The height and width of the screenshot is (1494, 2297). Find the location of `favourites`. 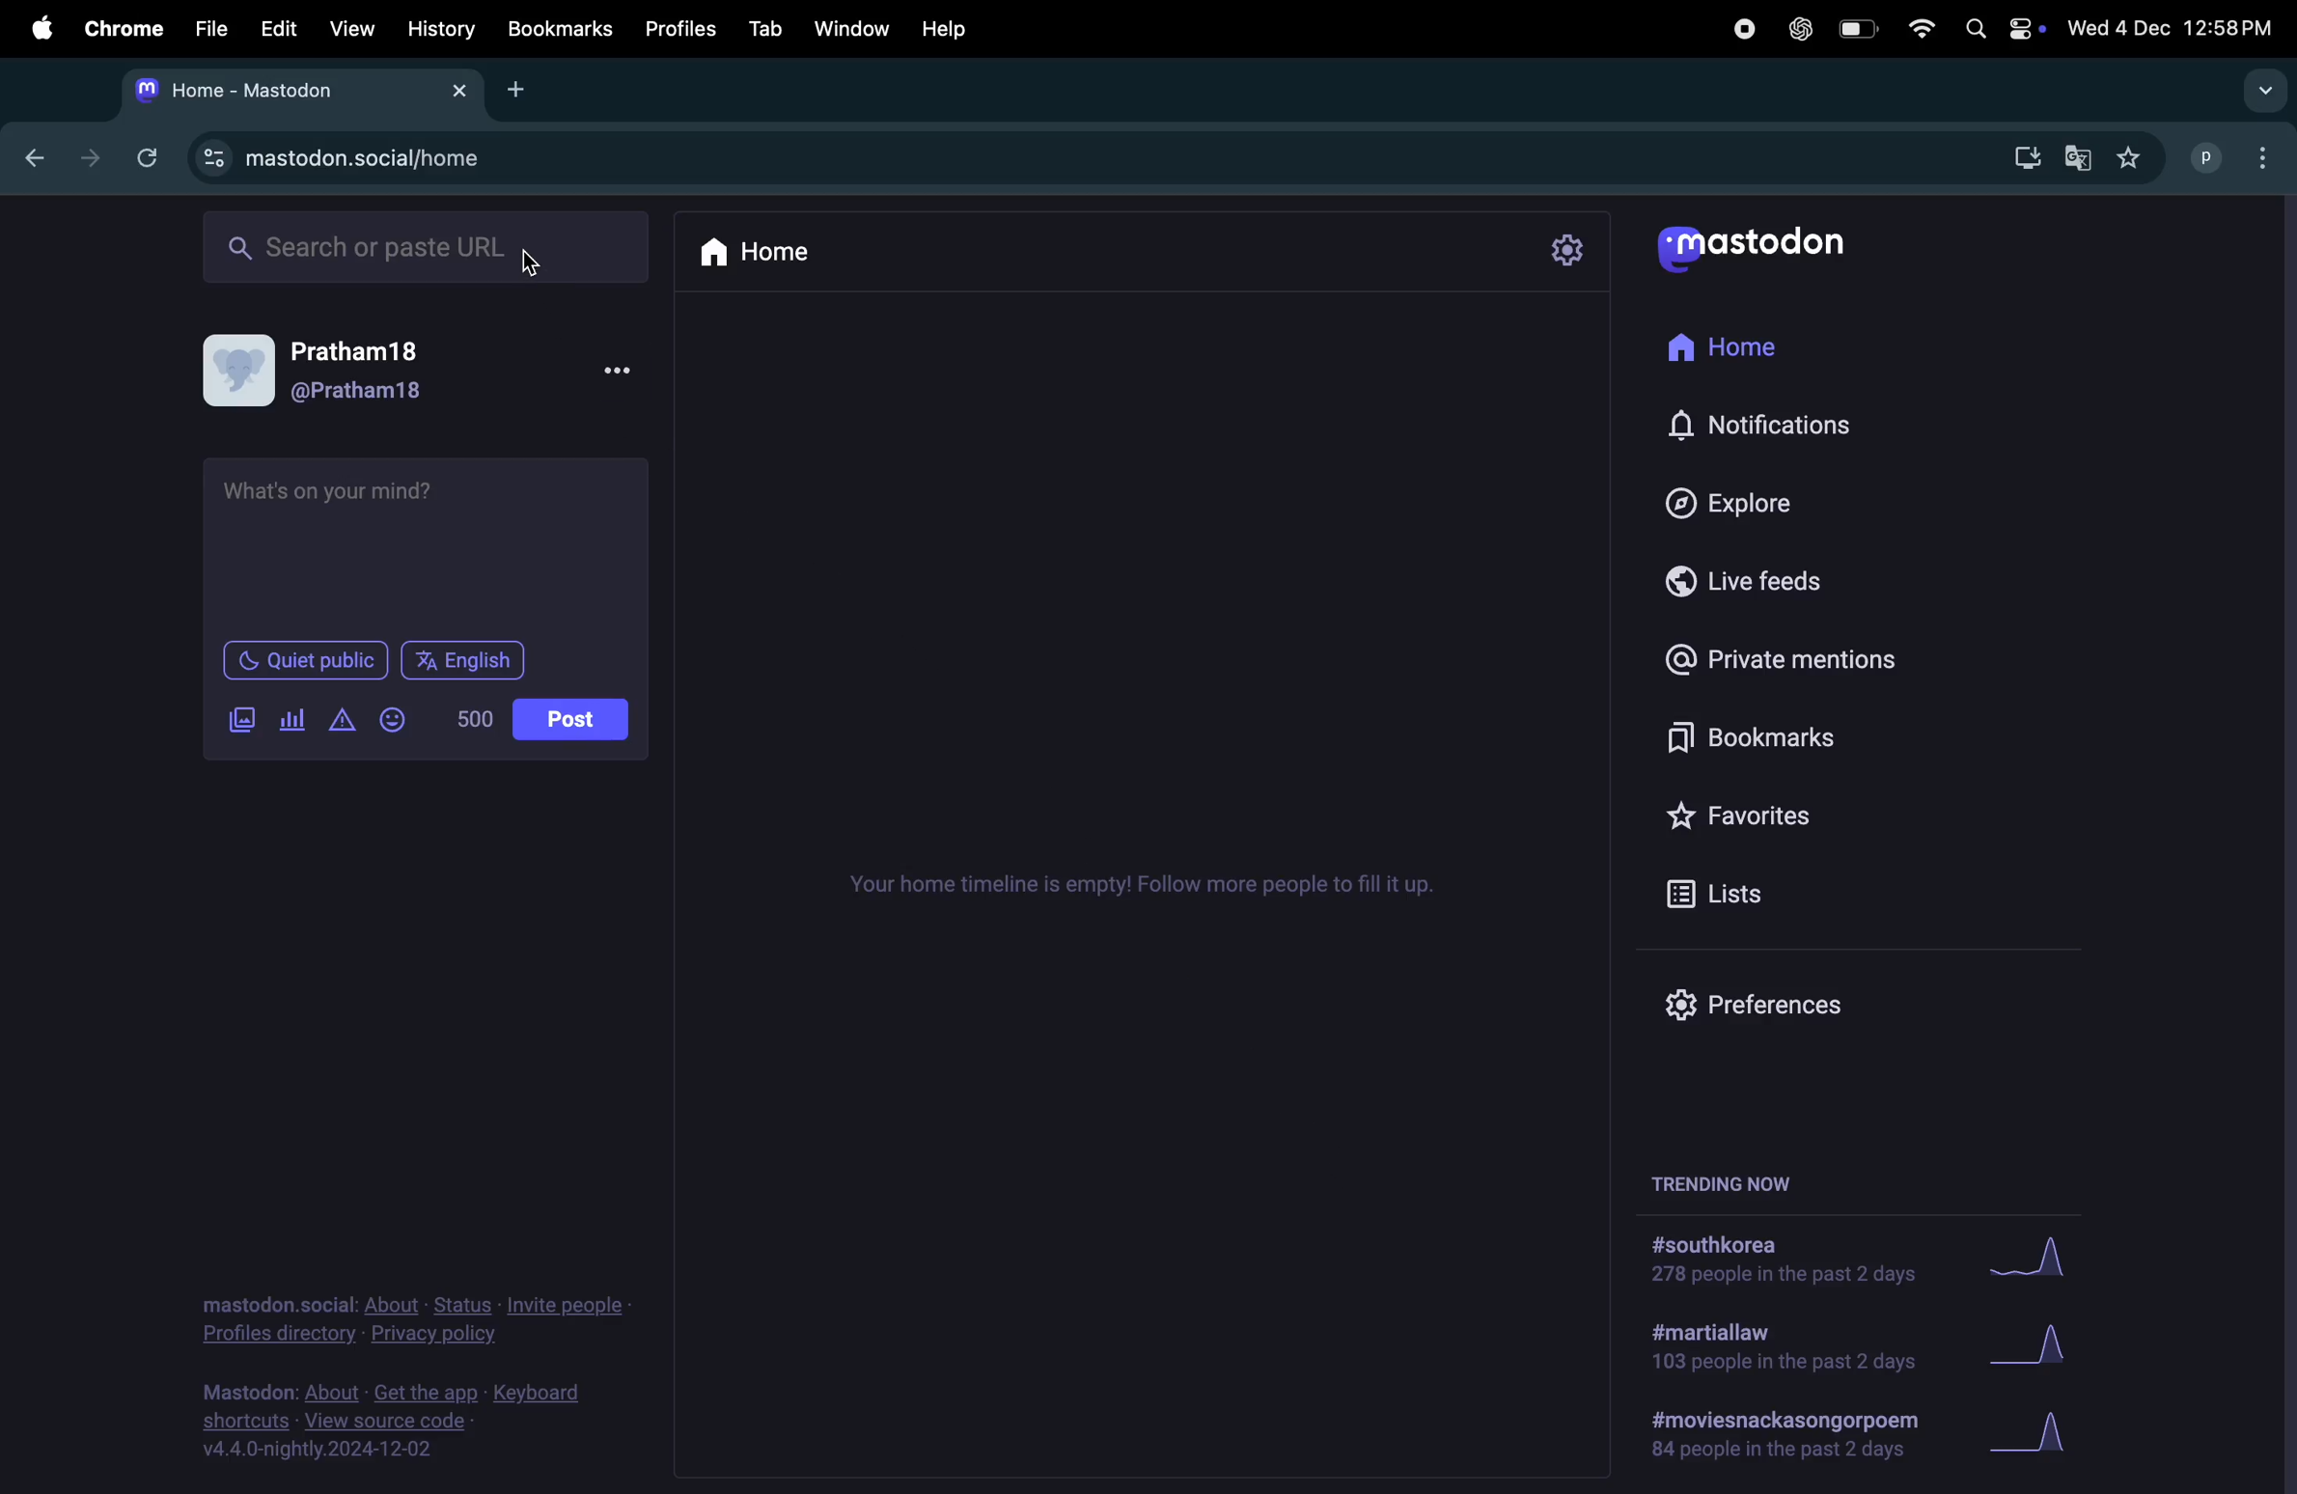

favourites is located at coordinates (2135, 155).